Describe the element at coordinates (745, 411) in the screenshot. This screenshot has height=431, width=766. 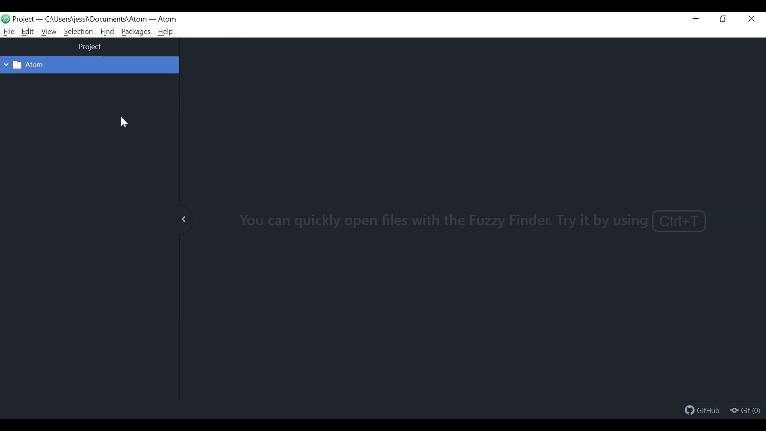
I see `Git` at that location.